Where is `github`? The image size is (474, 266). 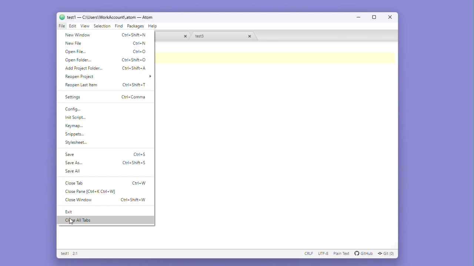
github is located at coordinates (365, 253).